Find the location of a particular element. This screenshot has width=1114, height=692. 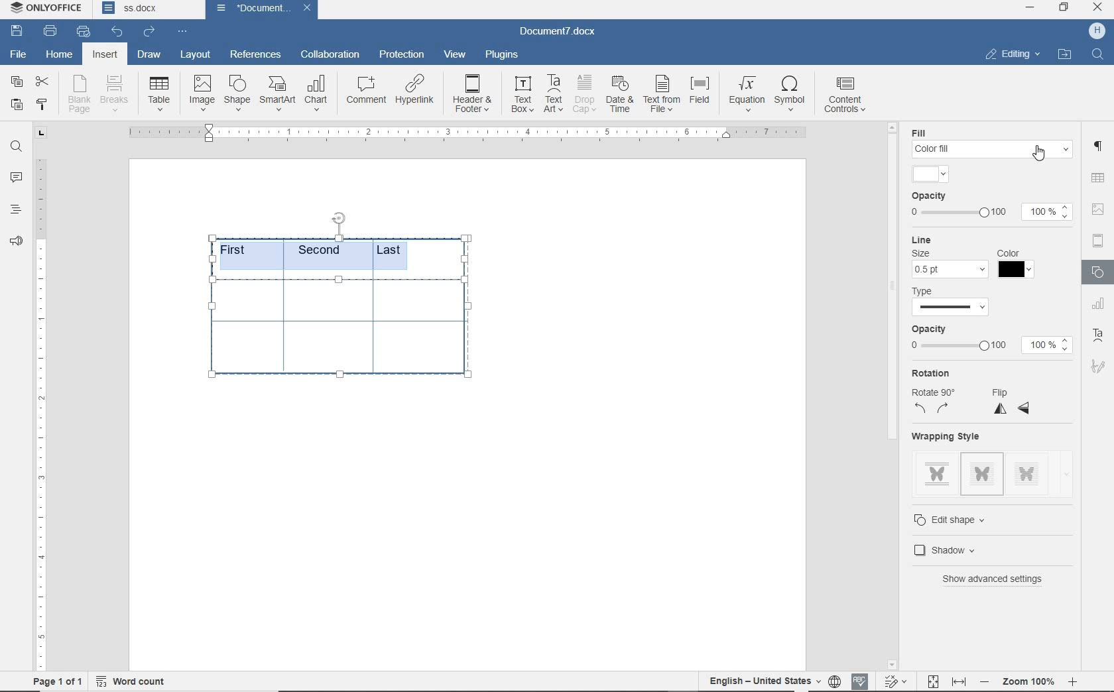

drop cap is located at coordinates (584, 94).